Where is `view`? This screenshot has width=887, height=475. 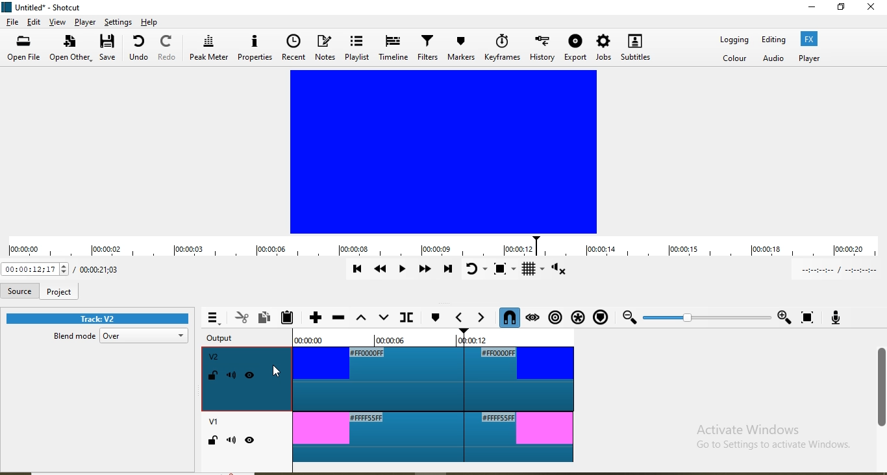 view is located at coordinates (56, 23).